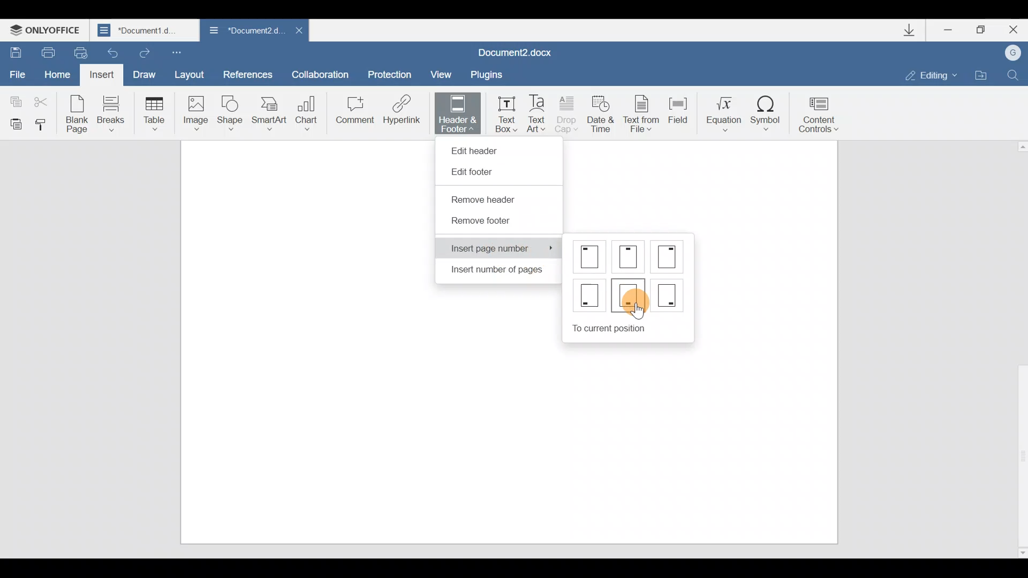 The image size is (1028, 578). I want to click on Symbol, so click(770, 109).